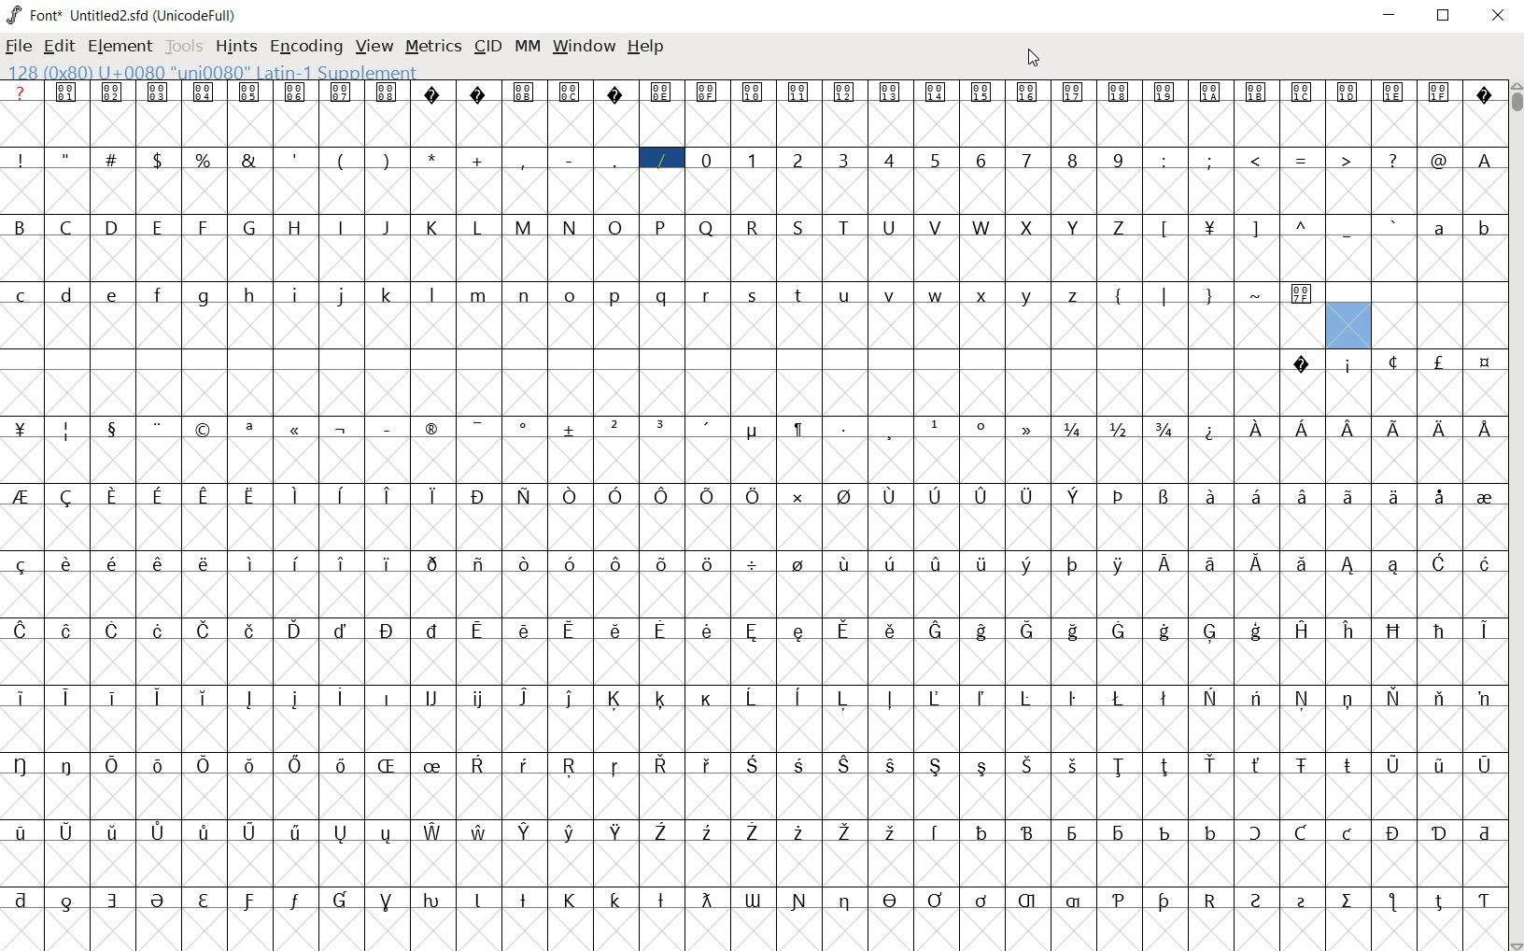  I want to click on glyph, so click(752, 495).